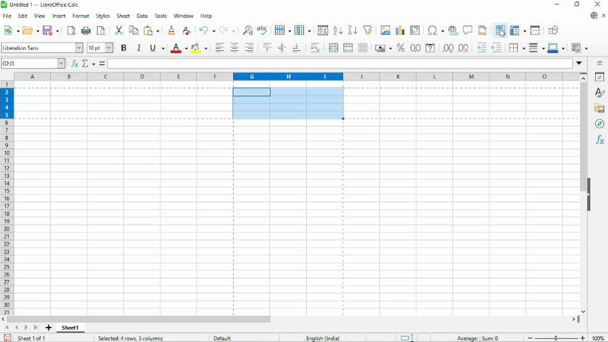 The image size is (608, 342). Describe the element at coordinates (580, 63) in the screenshot. I see `Expand formula bar` at that location.